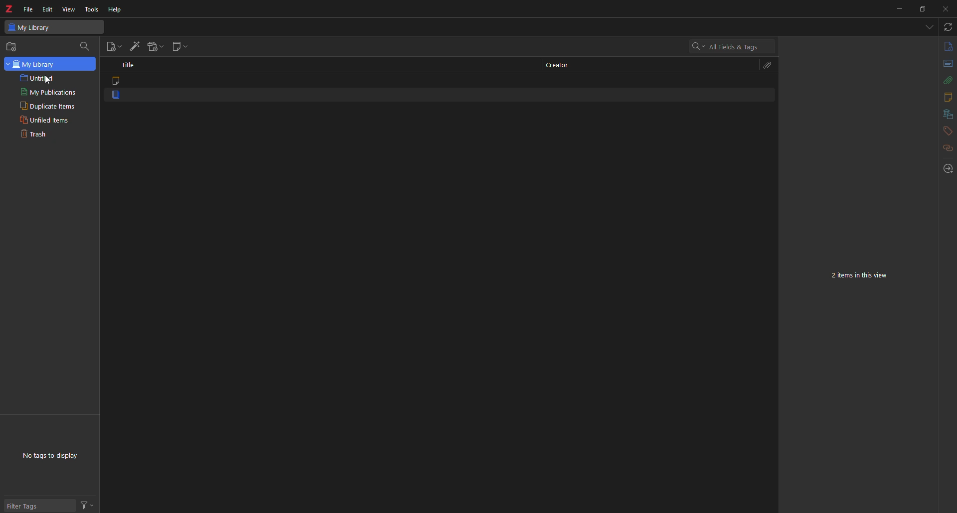 The image size is (957, 513). Describe the element at coordinates (47, 92) in the screenshot. I see `my publications` at that location.